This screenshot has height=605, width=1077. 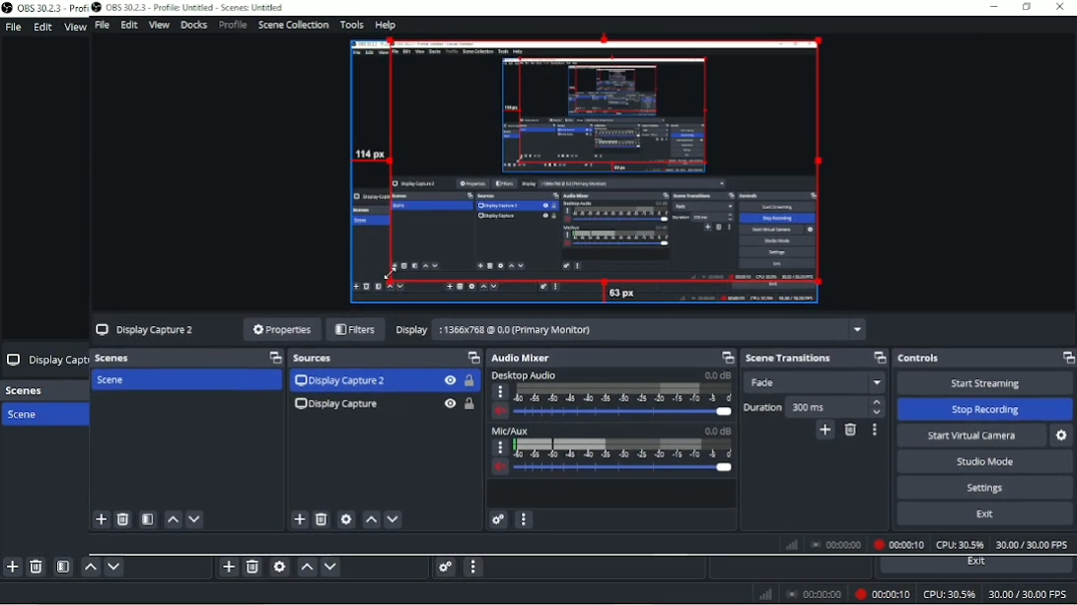 What do you see at coordinates (533, 358) in the screenshot?
I see `Audio Mixer` at bounding box center [533, 358].